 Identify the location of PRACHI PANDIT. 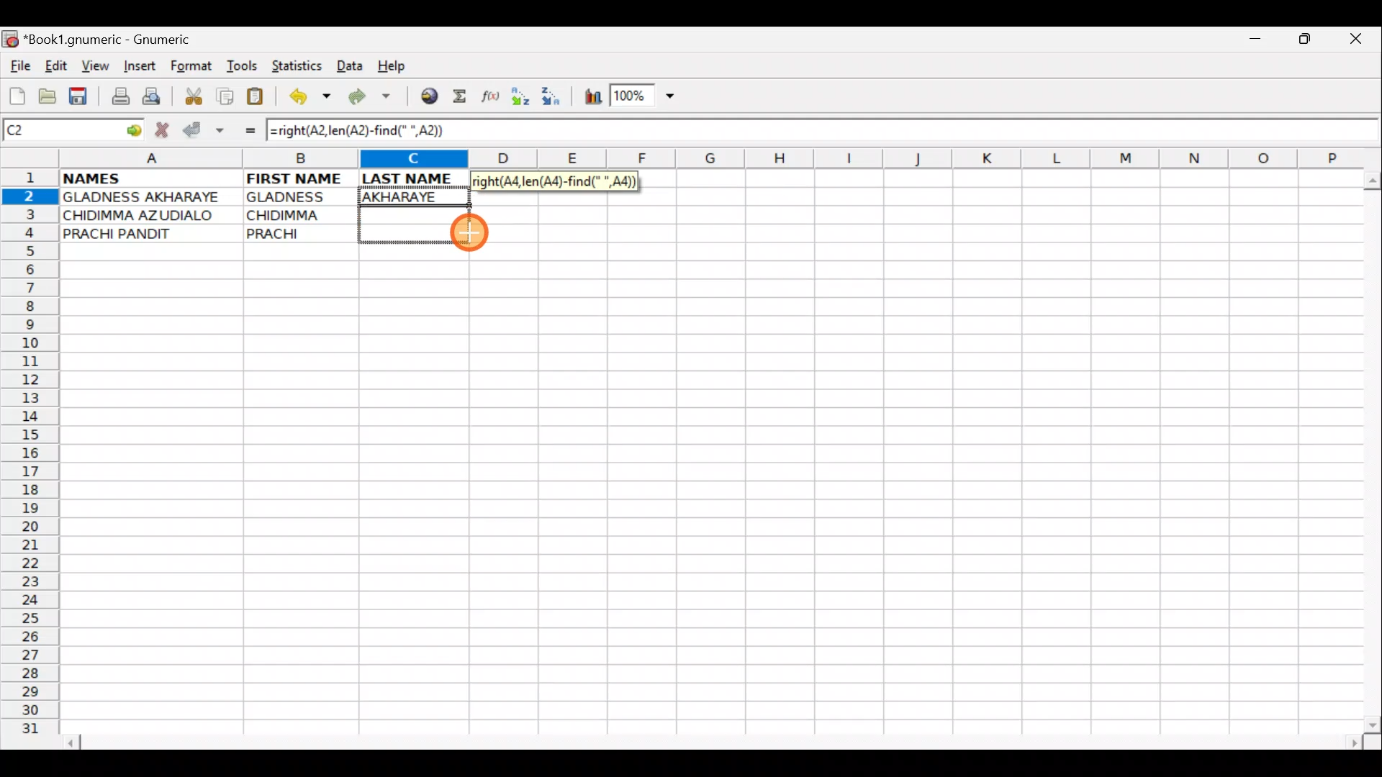
(142, 234).